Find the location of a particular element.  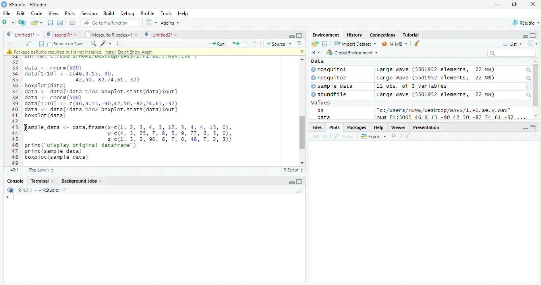

scroll bar is located at coordinates (301, 133).